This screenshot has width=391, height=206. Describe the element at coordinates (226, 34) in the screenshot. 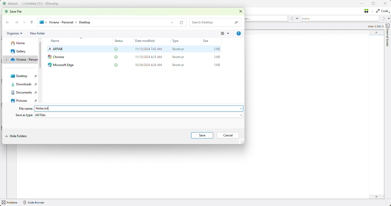

I see `more options` at that location.